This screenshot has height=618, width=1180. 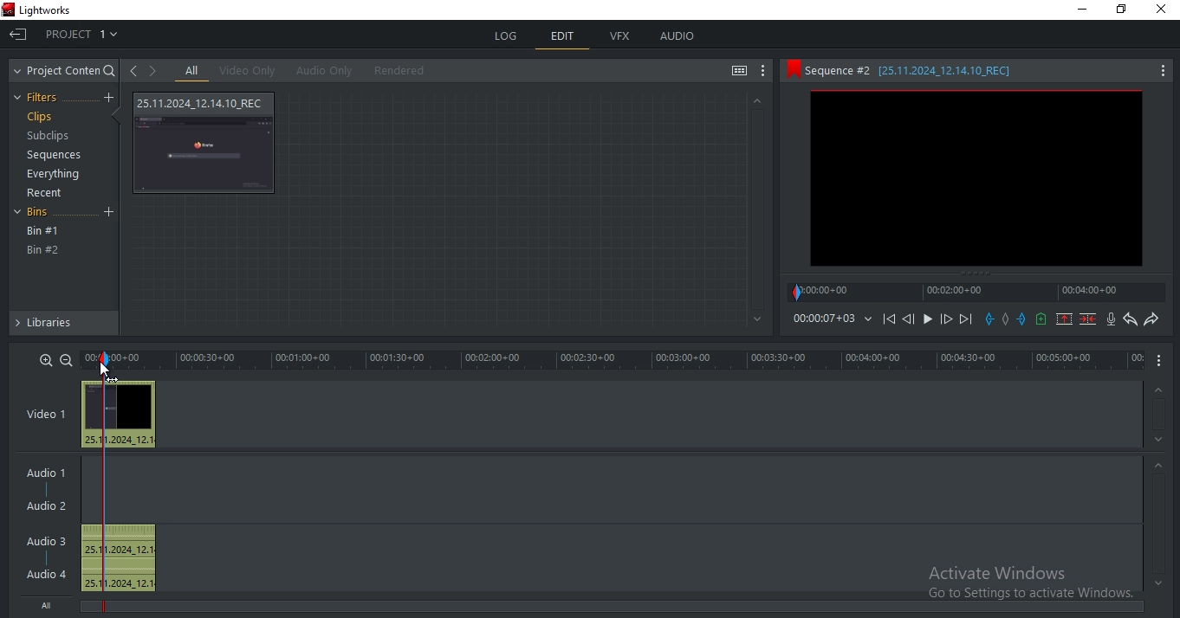 What do you see at coordinates (53, 506) in the screenshot?
I see `Audio 2` at bounding box center [53, 506].